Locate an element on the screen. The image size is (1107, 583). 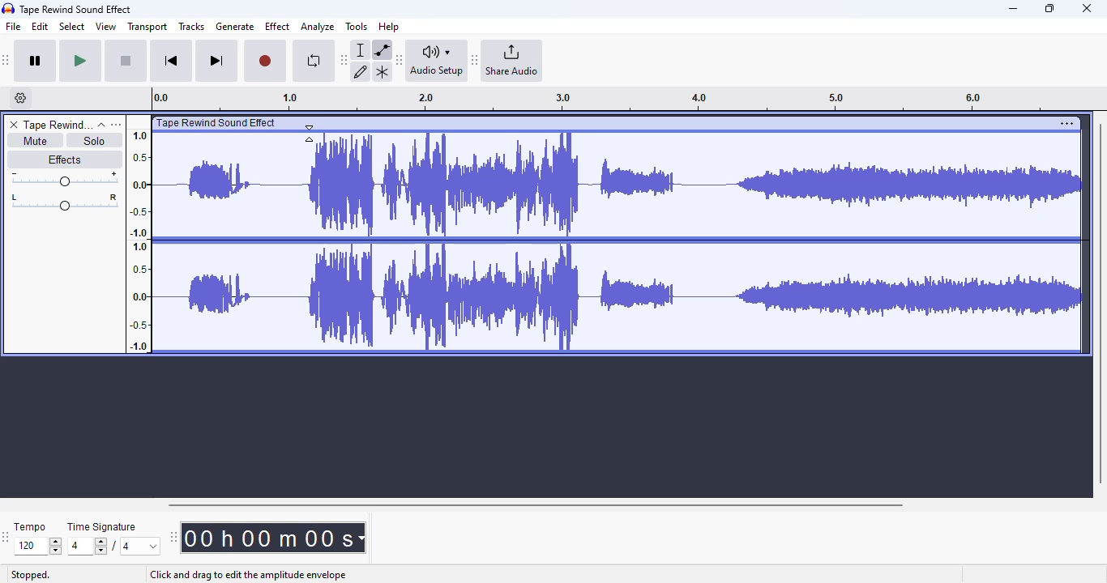
Max. time signature options is located at coordinates (141, 546).